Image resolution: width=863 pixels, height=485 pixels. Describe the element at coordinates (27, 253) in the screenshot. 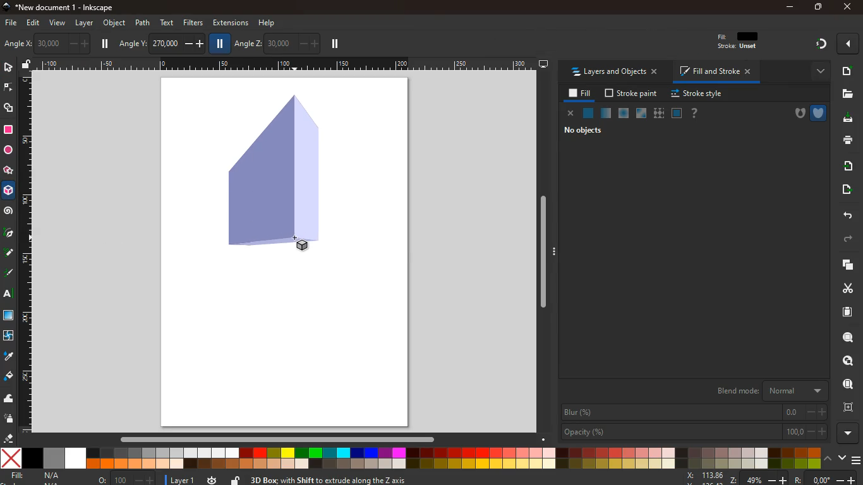

I see `Scale` at that location.